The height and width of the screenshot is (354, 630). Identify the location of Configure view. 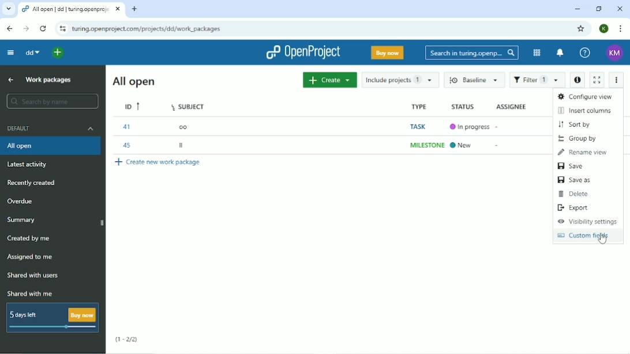
(584, 96).